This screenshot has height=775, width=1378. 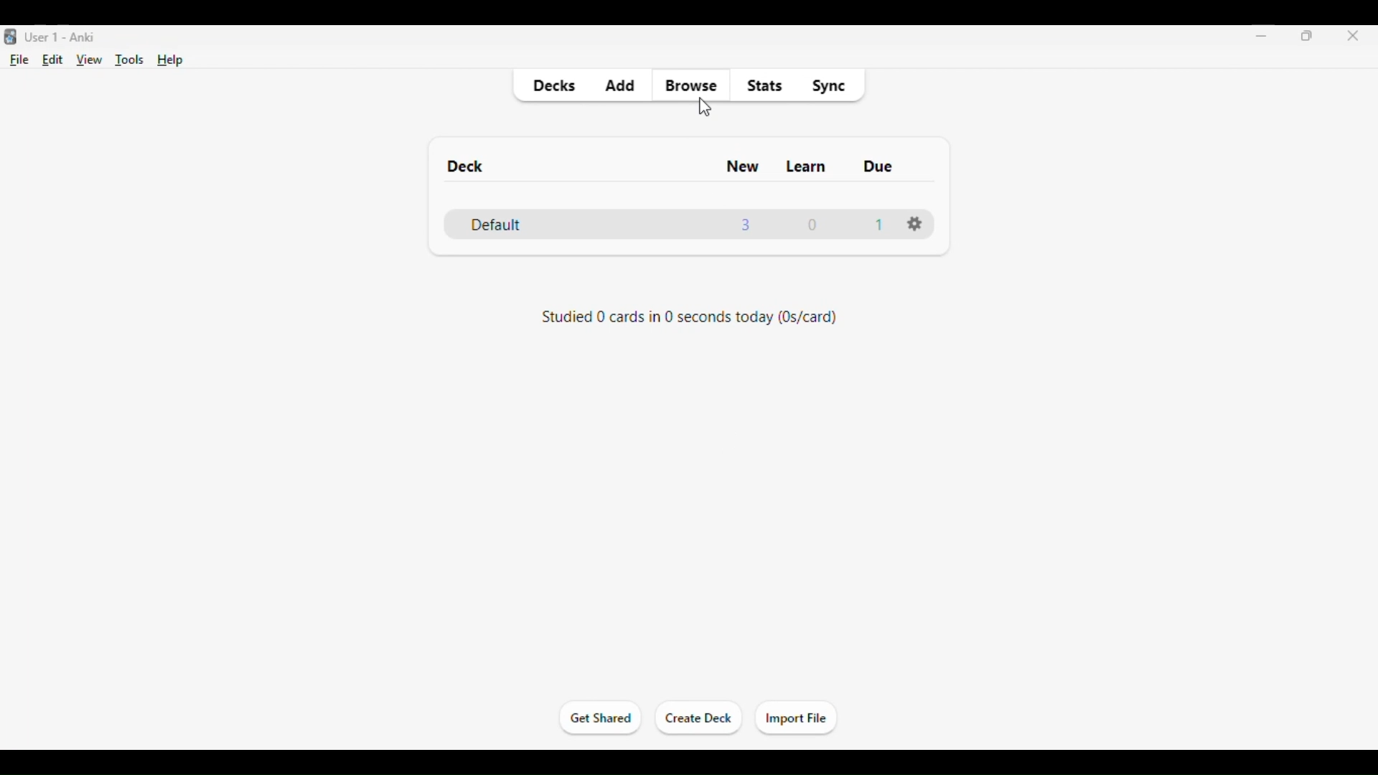 What do you see at coordinates (601, 718) in the screenshot?
I see `get shared` at bounding box center [601, 718].